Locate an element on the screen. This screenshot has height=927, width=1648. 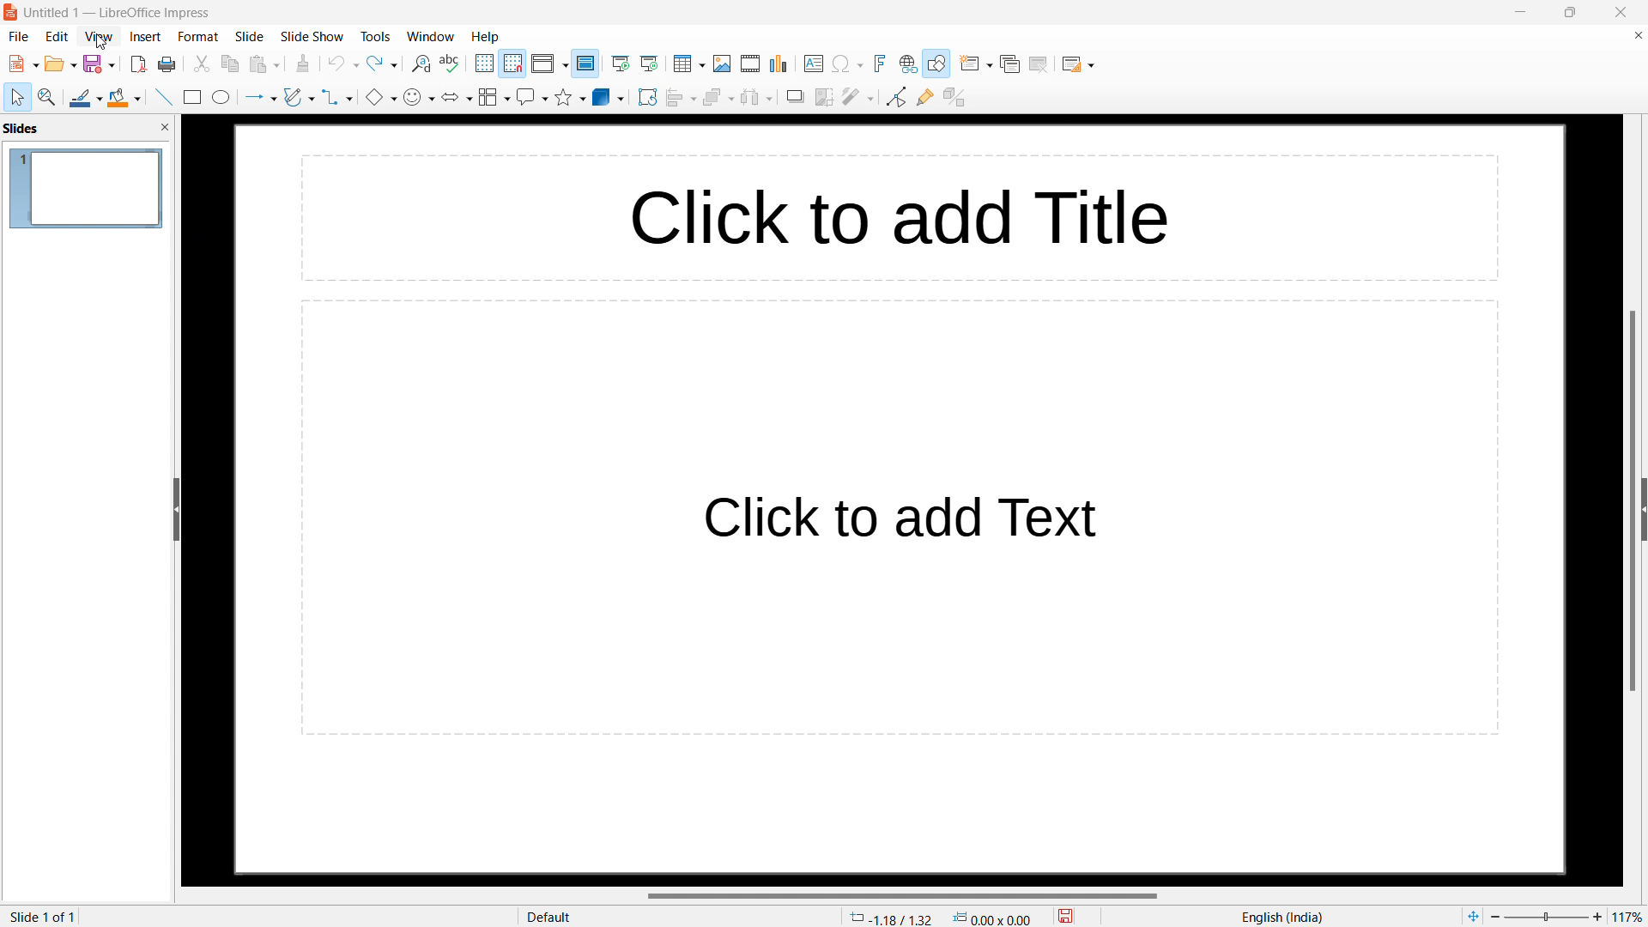
zoom and pan is located at coordinates (47, 96).